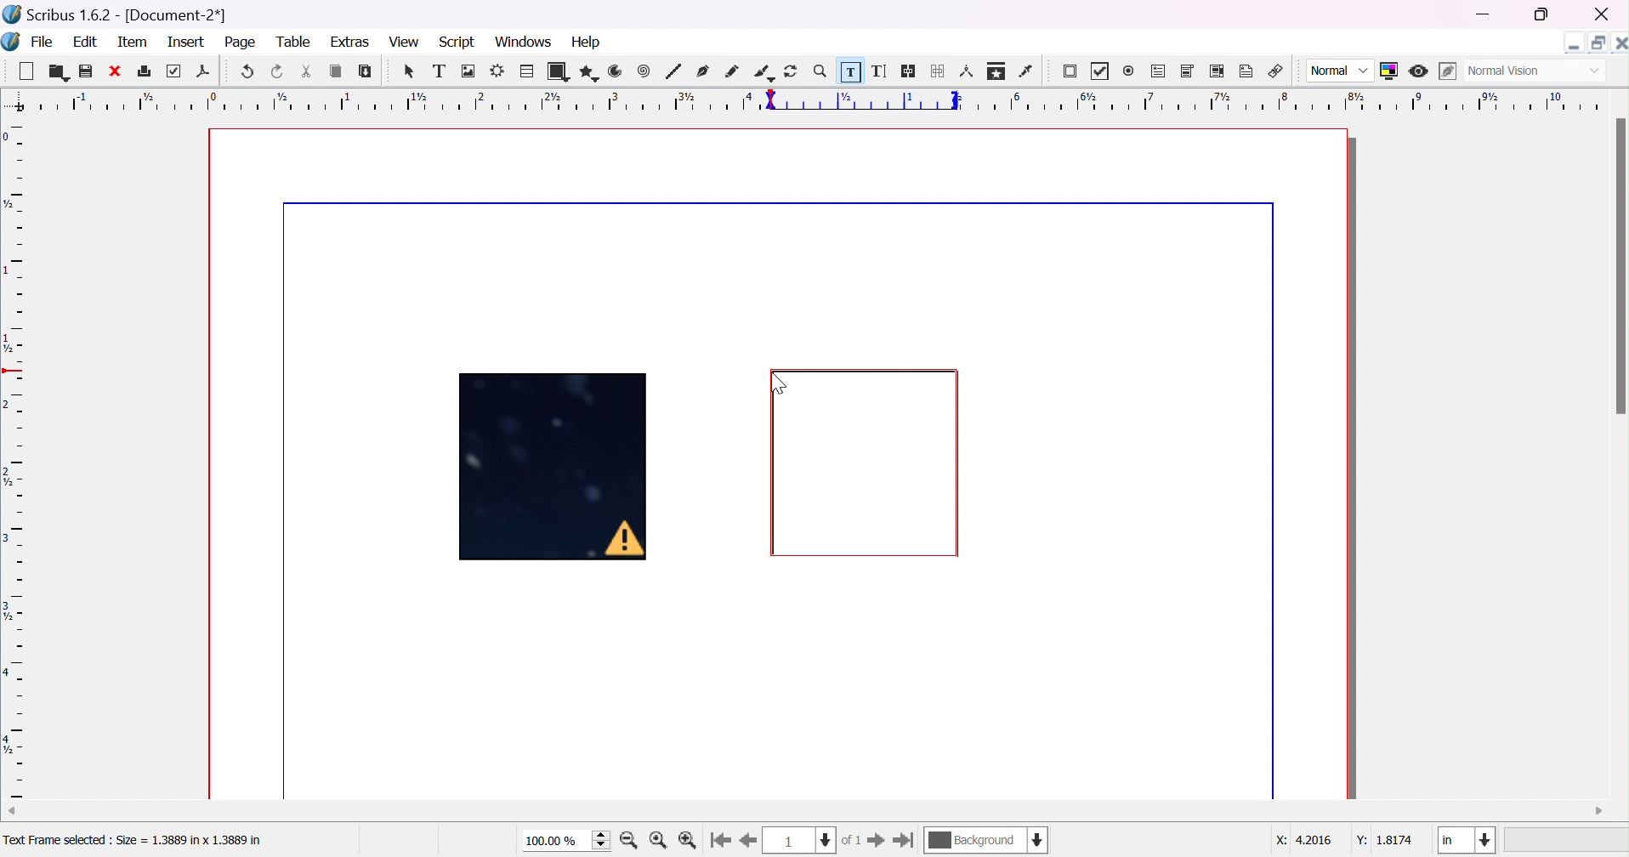  I want to click on text annotation, so click(1247, 69).